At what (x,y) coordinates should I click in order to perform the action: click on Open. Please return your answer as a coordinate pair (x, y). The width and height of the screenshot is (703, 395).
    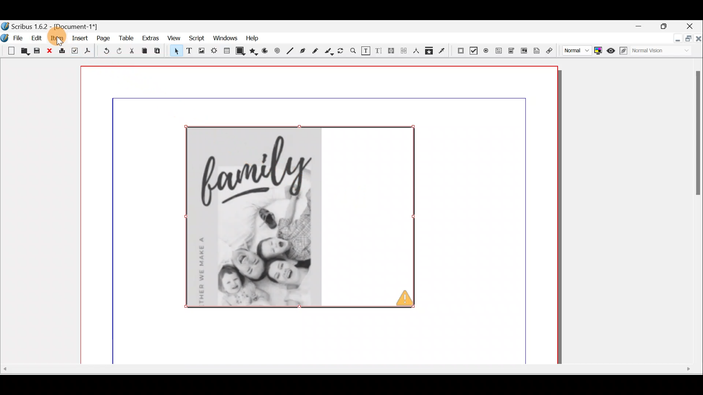
    Looking at the image, I should click on (25, 52).